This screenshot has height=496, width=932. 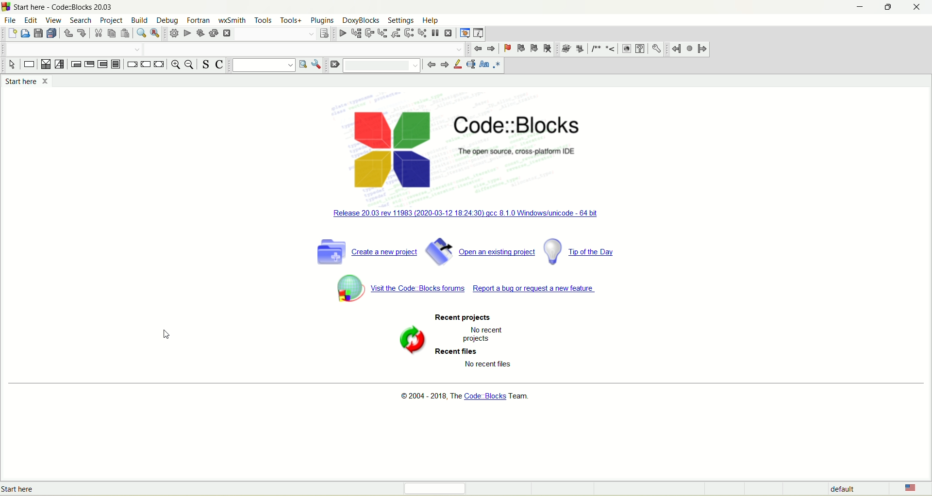 What do you see at coordinates (384, 33) in the screenshot?
I see `step into` at bounding box center [384, 33].